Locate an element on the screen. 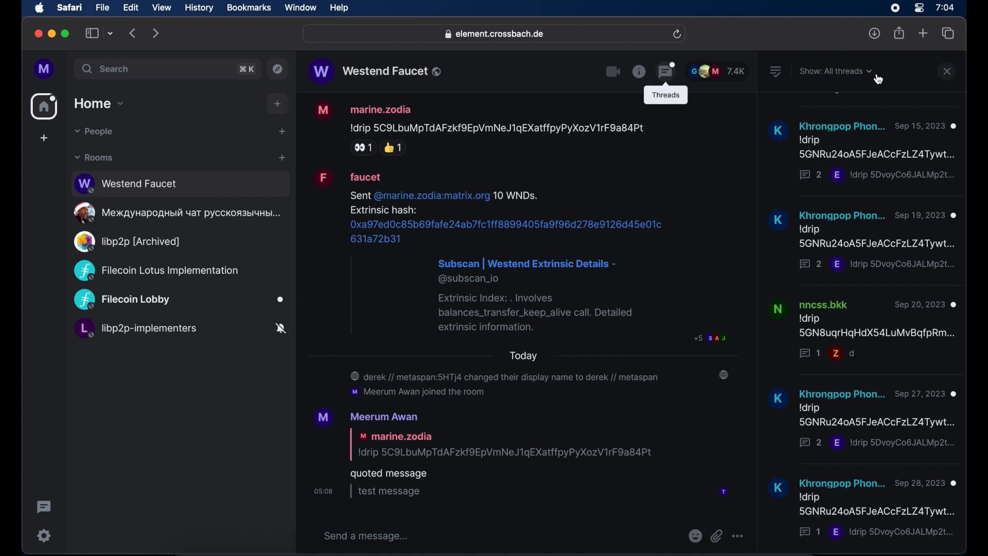 The height and width of the screenshot is (556, 988). 1 message is located at coordinates (811, 534).